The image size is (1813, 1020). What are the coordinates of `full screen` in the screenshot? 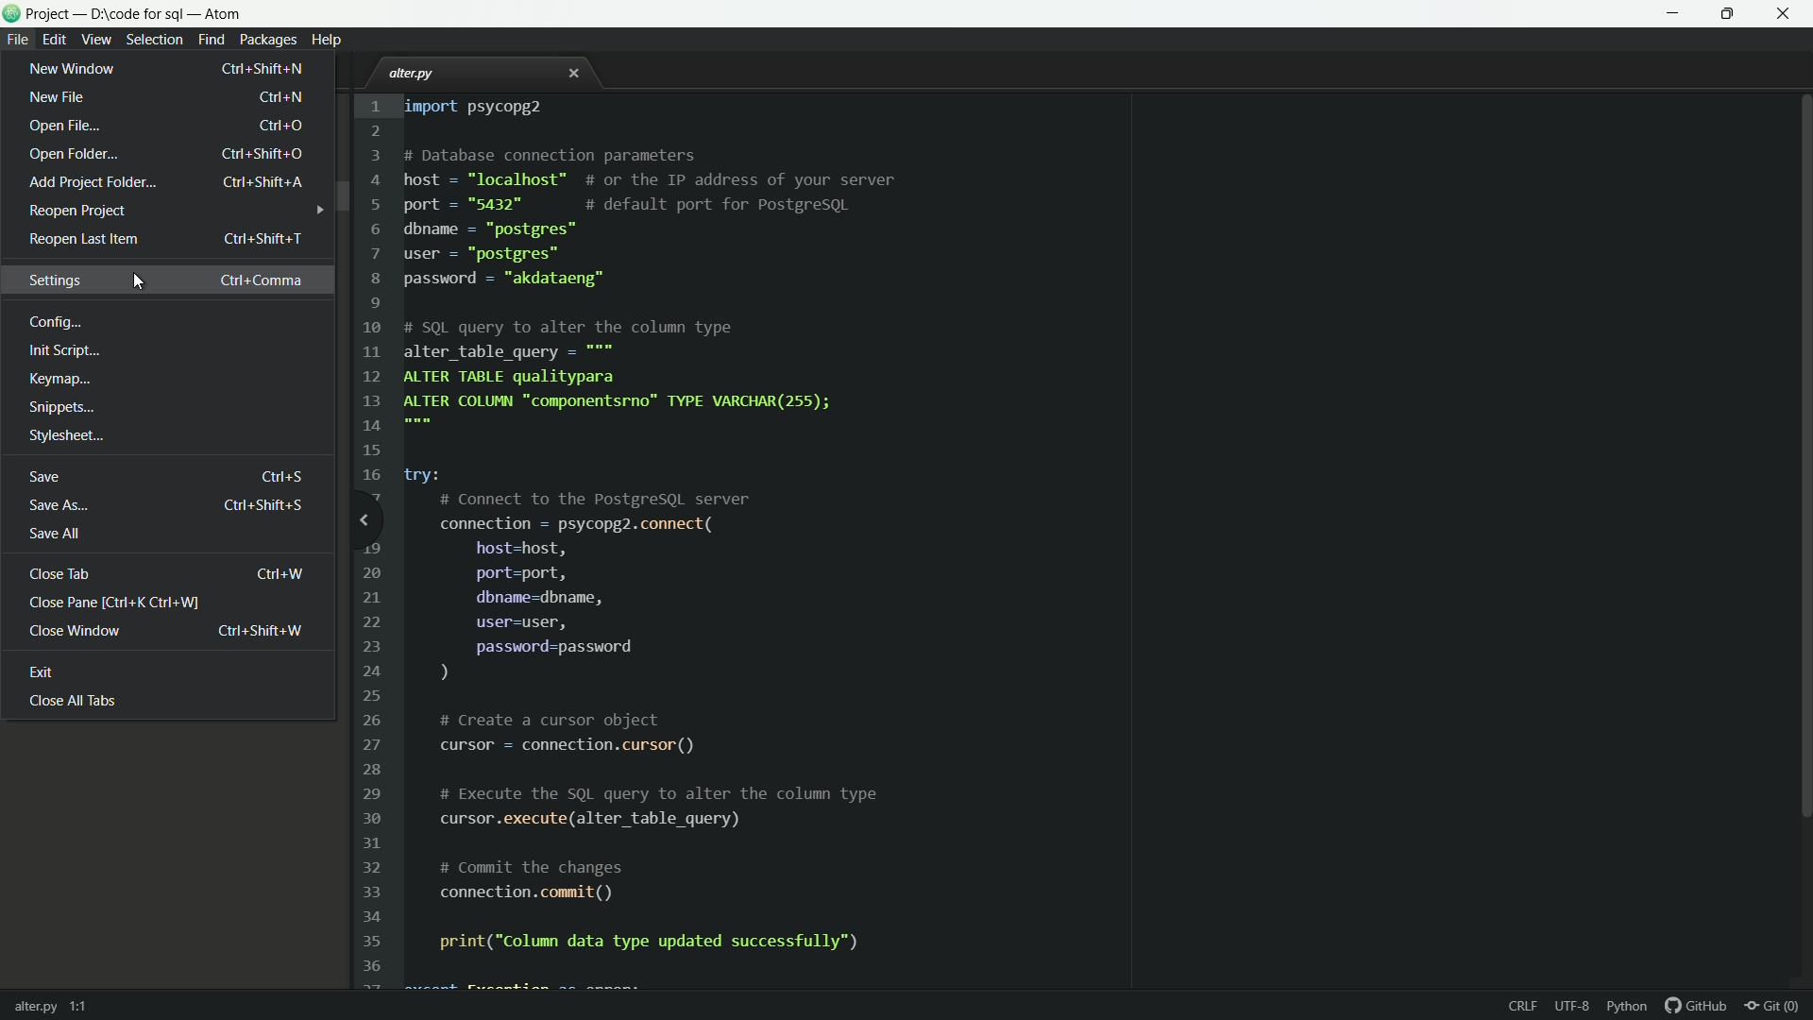 It's located at (1733, 13).